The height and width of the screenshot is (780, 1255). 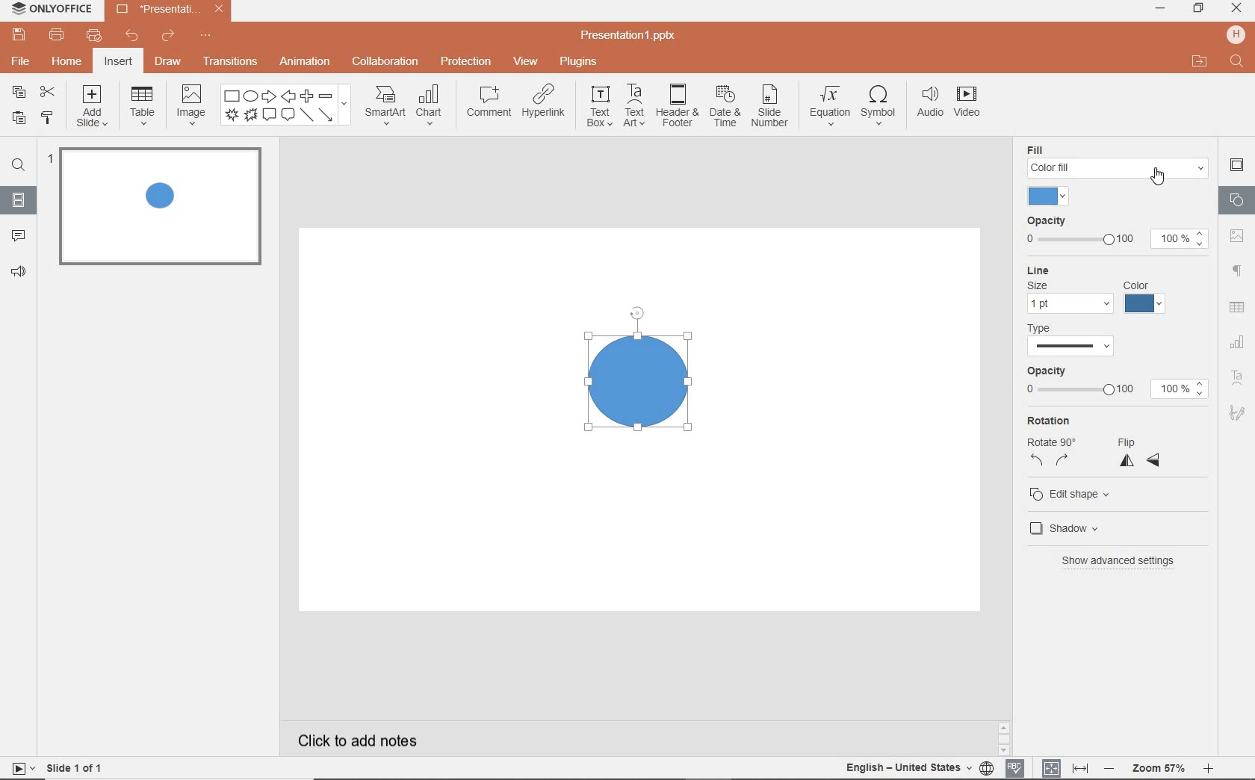 I want to click on Fill, so click(x=1117, y=150).